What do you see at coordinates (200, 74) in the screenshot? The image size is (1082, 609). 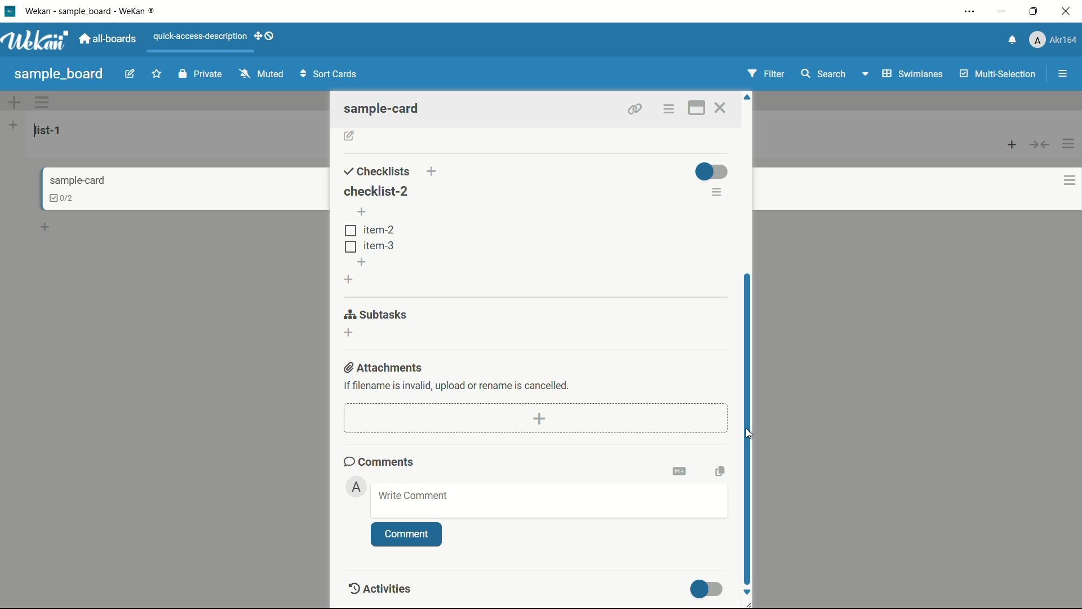 I see `private` at bounding box center [200, 74].